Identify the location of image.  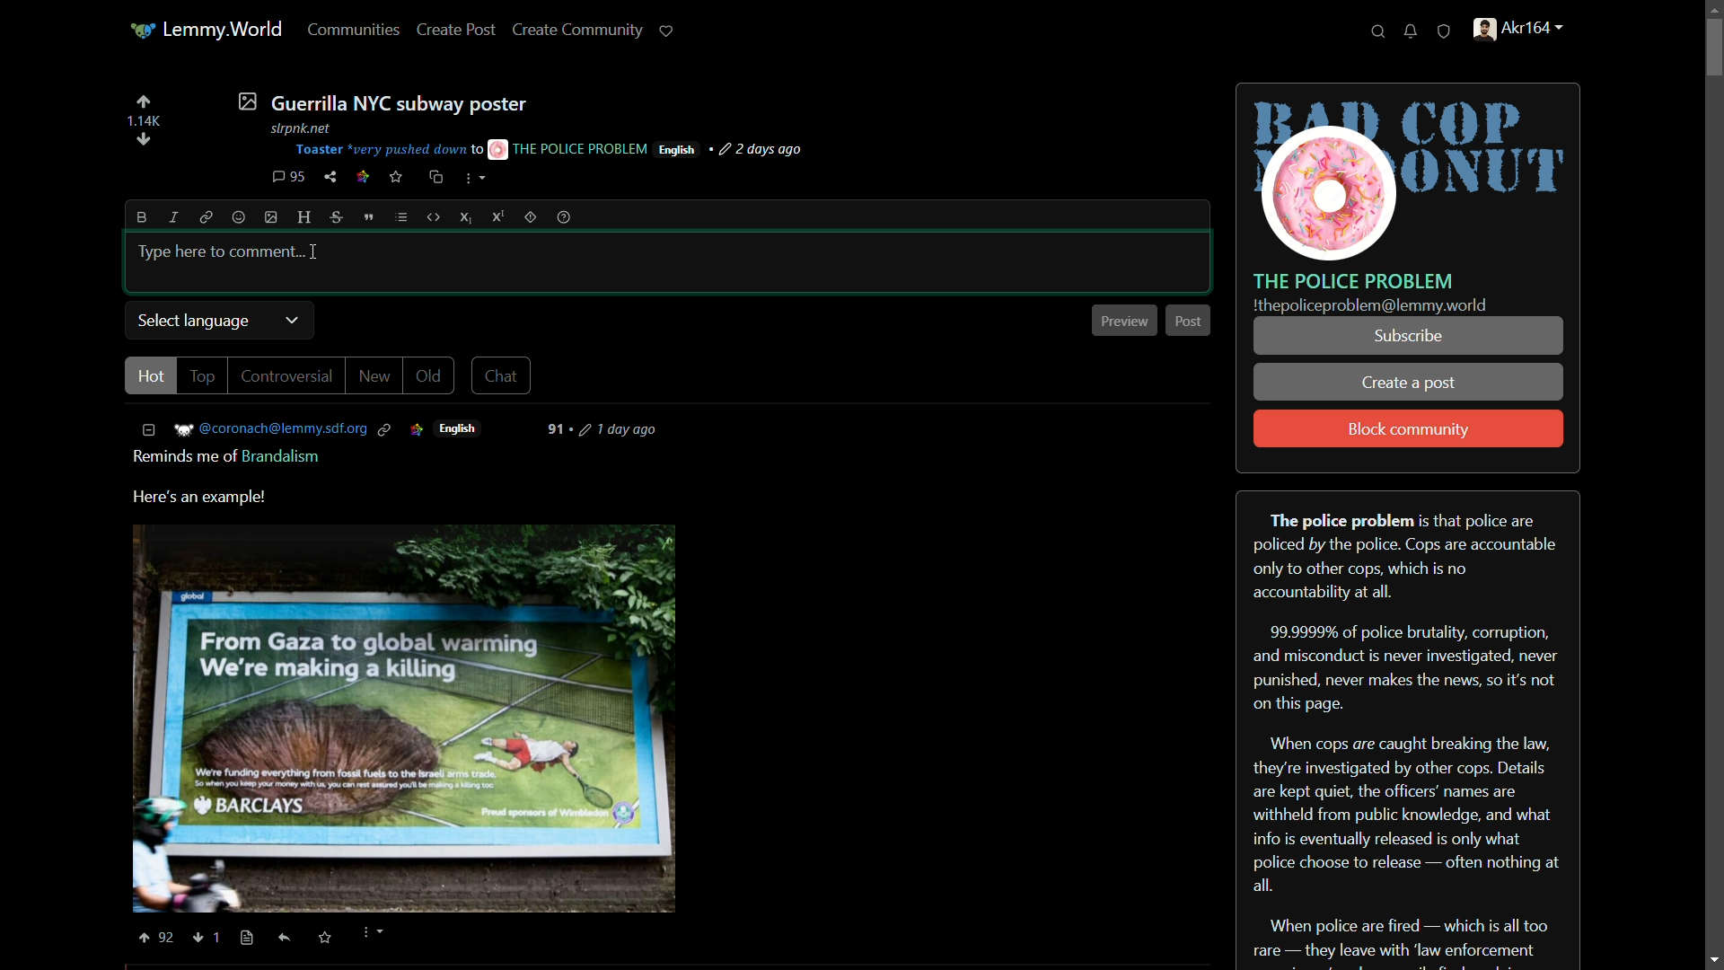
(406, 719).